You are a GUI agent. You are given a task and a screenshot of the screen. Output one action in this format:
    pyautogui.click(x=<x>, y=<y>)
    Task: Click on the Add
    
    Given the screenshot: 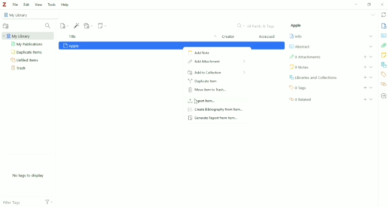 What is the action you would take?
    pyautogui.click(x=365, y=88)
    